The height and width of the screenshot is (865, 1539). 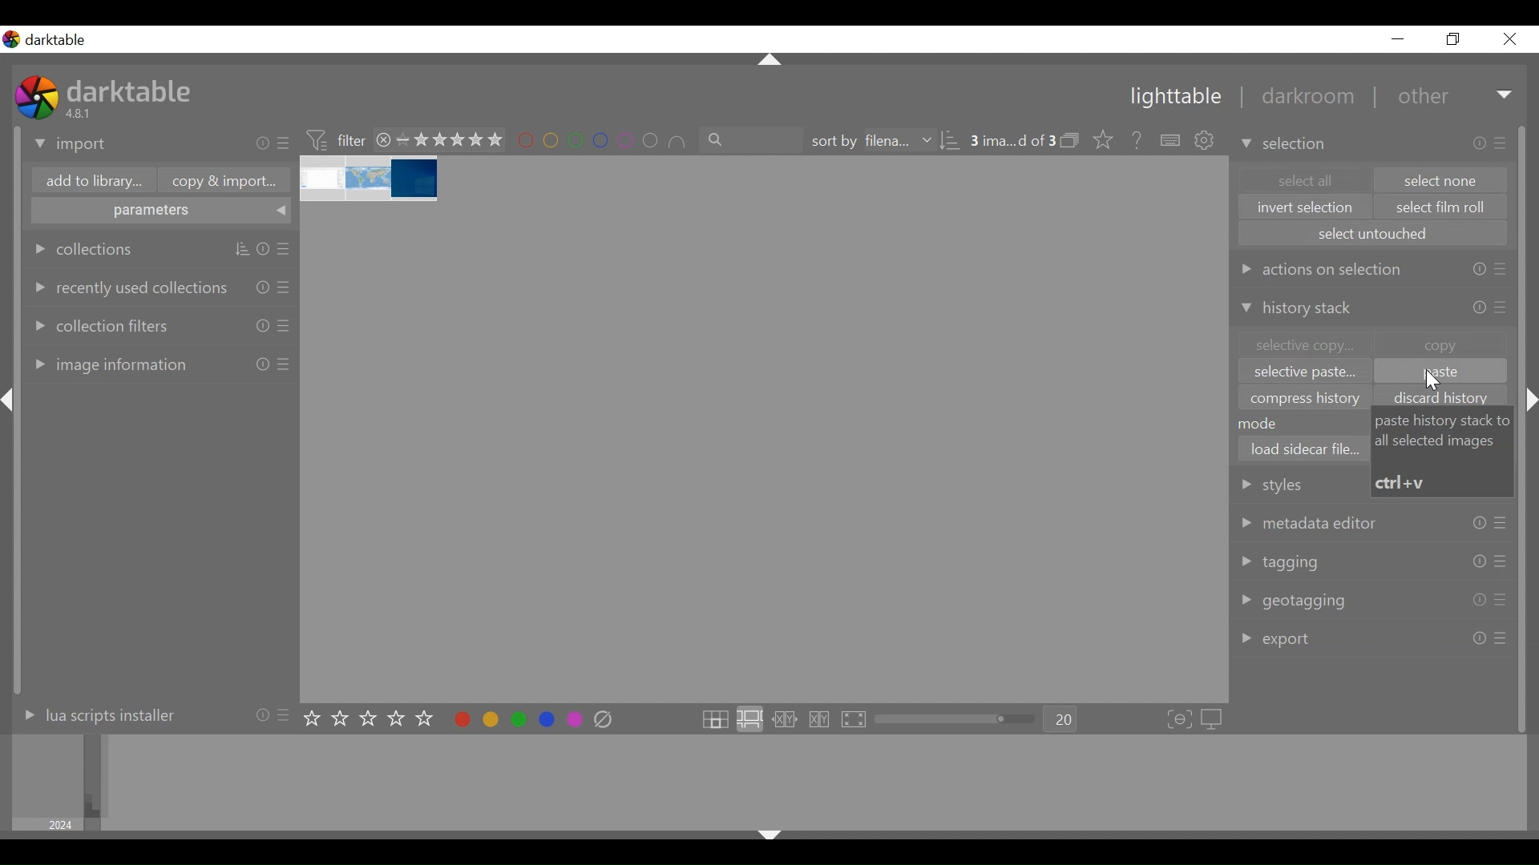 I want to click on image stack, so click(x=371, y=179).